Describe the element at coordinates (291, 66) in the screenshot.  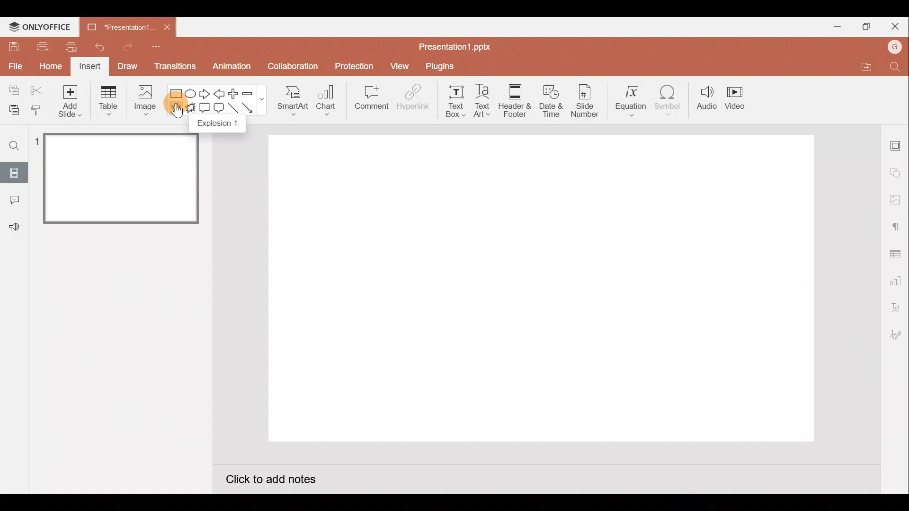
I see `Collaboration` at that location.